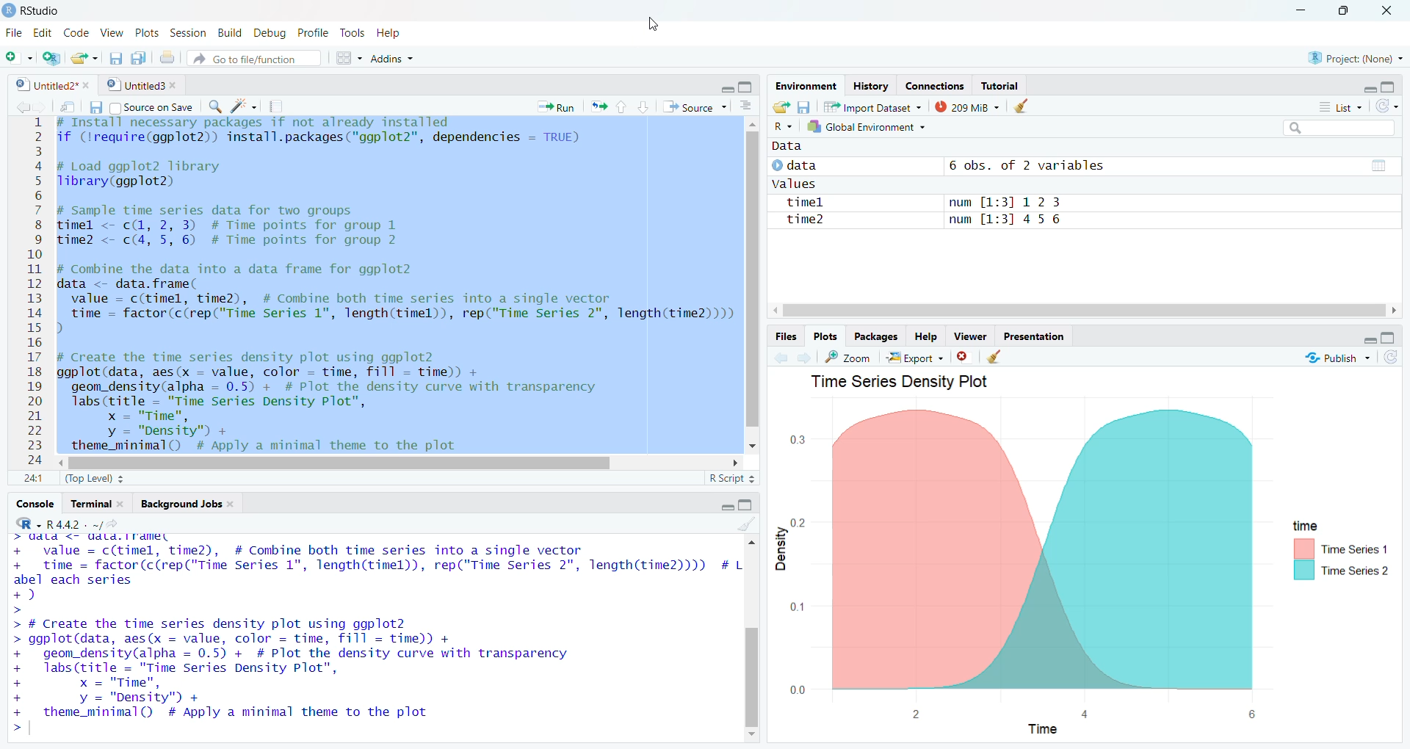 The image size is (1410, 749). What do you see at coordinates (801, 359) in the screenshot?
I see `Next` at bounding box center [801, 359].